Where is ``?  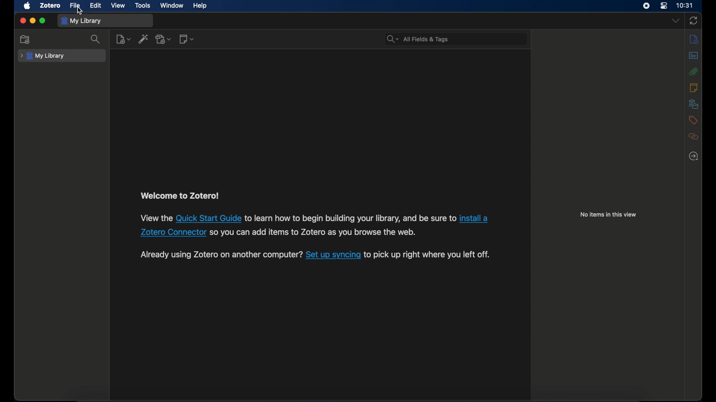
 is located at coordinates (427, 255).